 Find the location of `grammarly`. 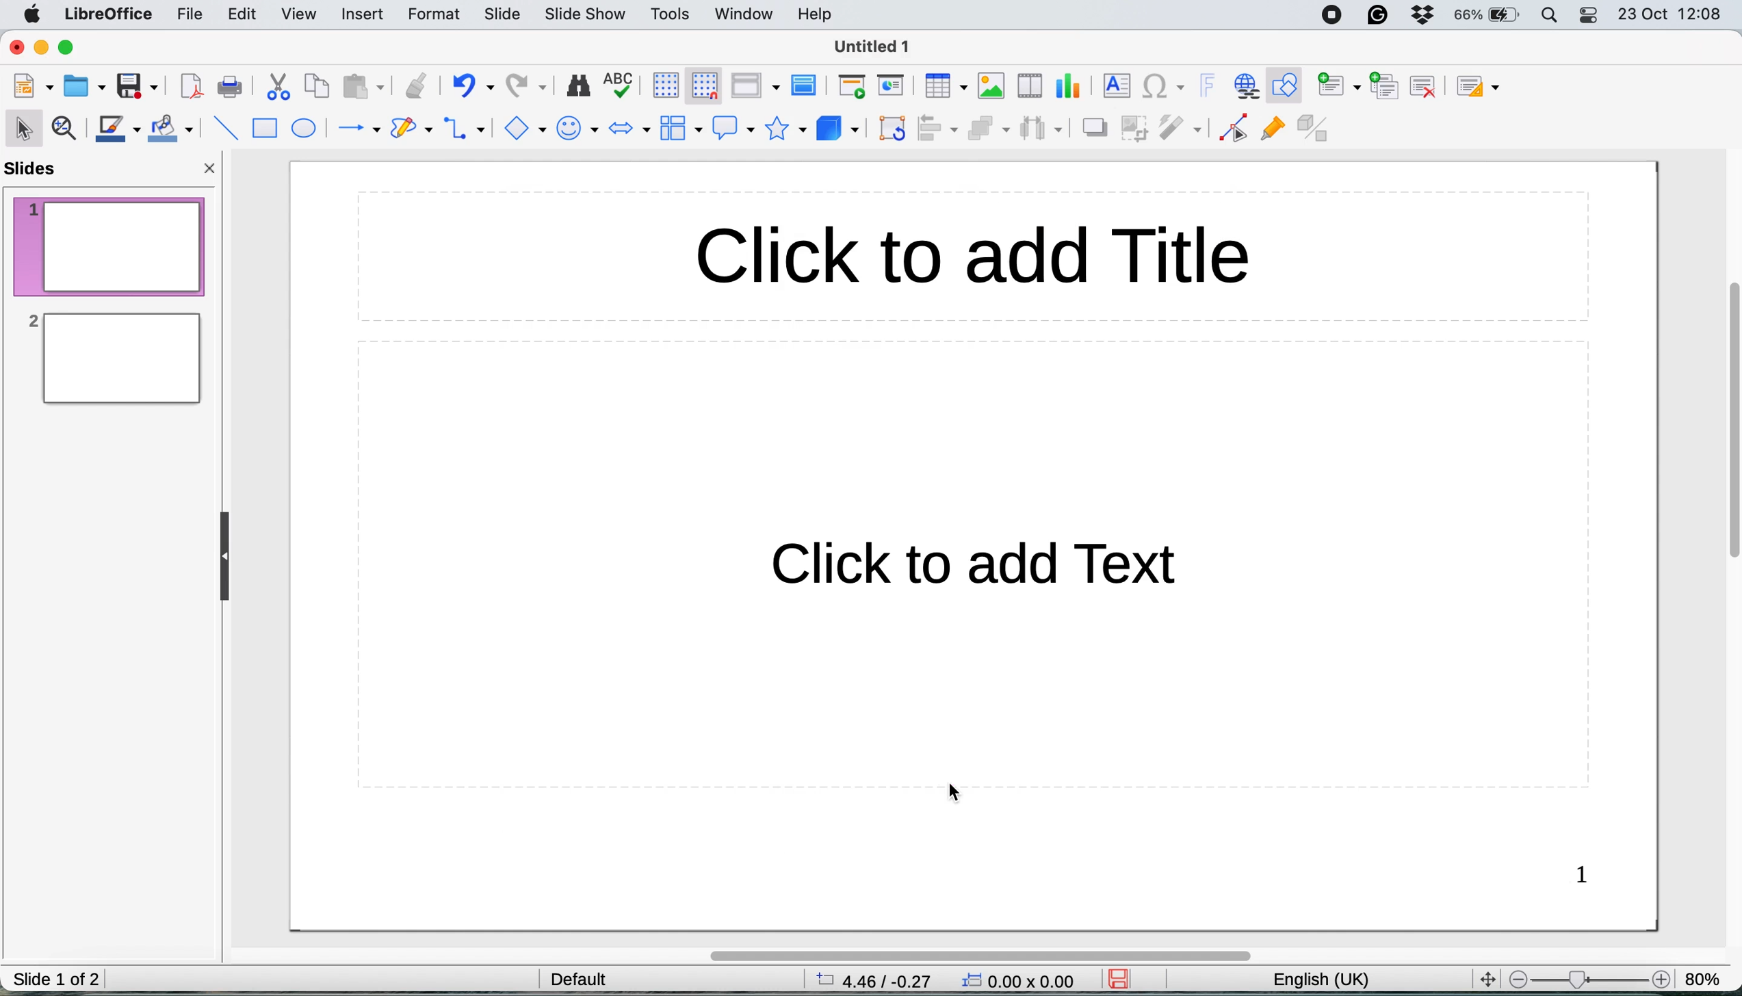

grammarly is located at coordinates (1380, 16).